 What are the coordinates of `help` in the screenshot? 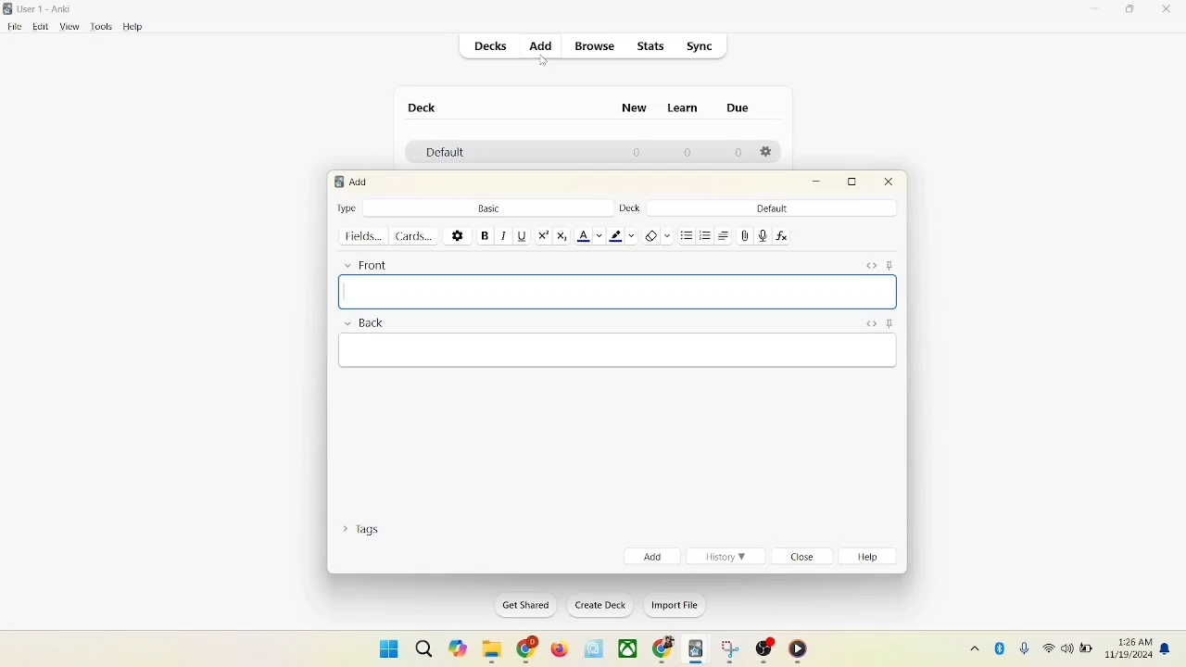 It's located at (872, 559).